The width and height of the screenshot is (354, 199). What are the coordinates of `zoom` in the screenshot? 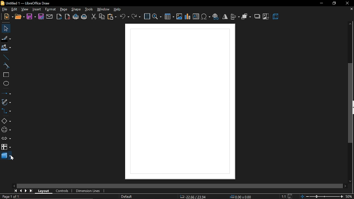 It's located at (157, 16).